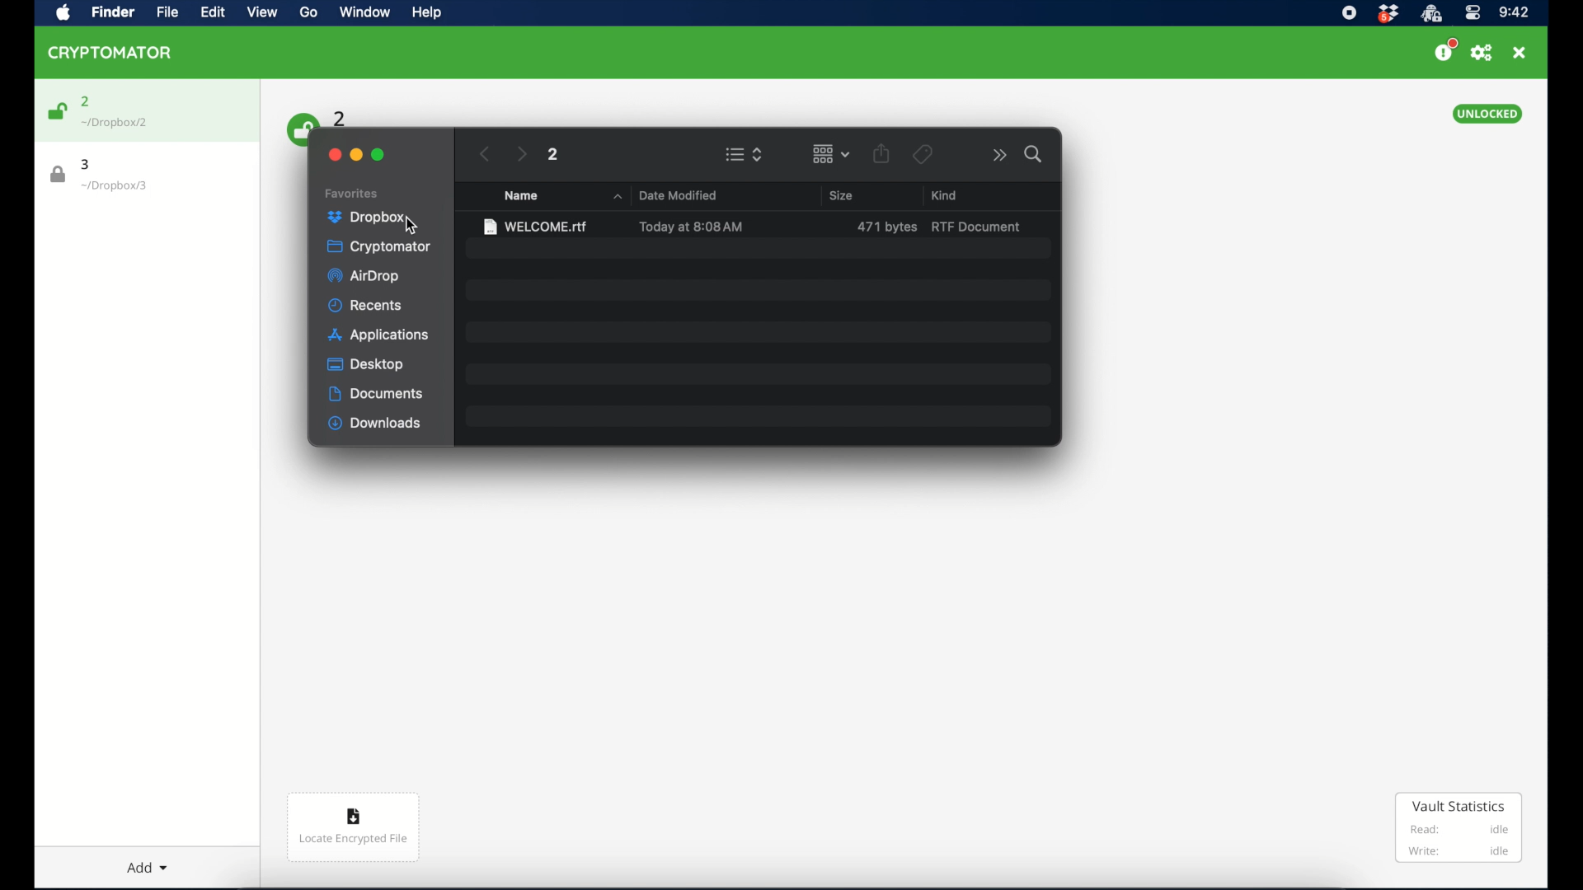  I want to click on 2, so click(553, 154).